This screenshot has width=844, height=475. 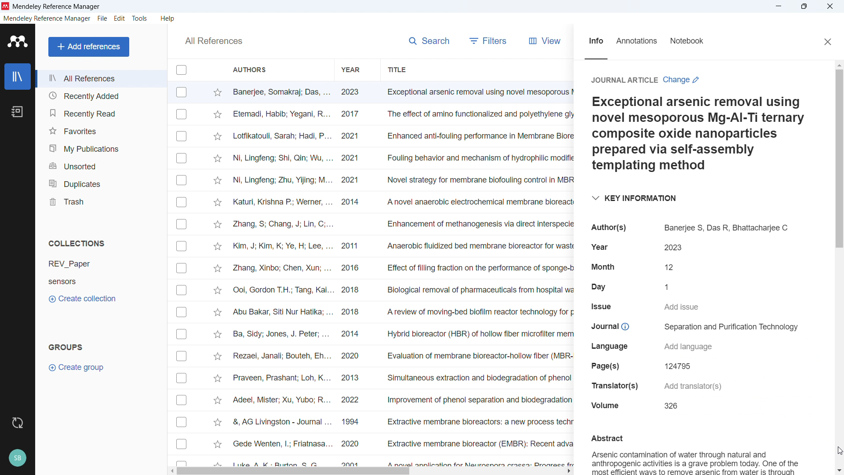 What do you see at coordinates (480, 202) in the screenshot?
I see `a novel anaerobic electrochemical membrane bioreactor with con` at bounding box center [480, 202].